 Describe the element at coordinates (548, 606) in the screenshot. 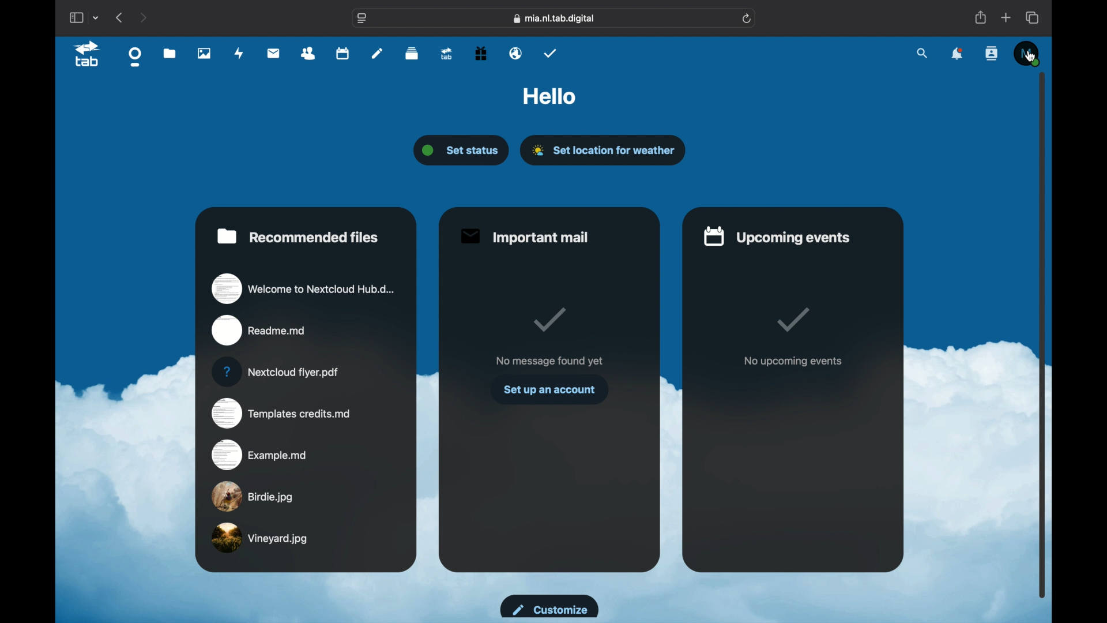

I see `customize` at that location.